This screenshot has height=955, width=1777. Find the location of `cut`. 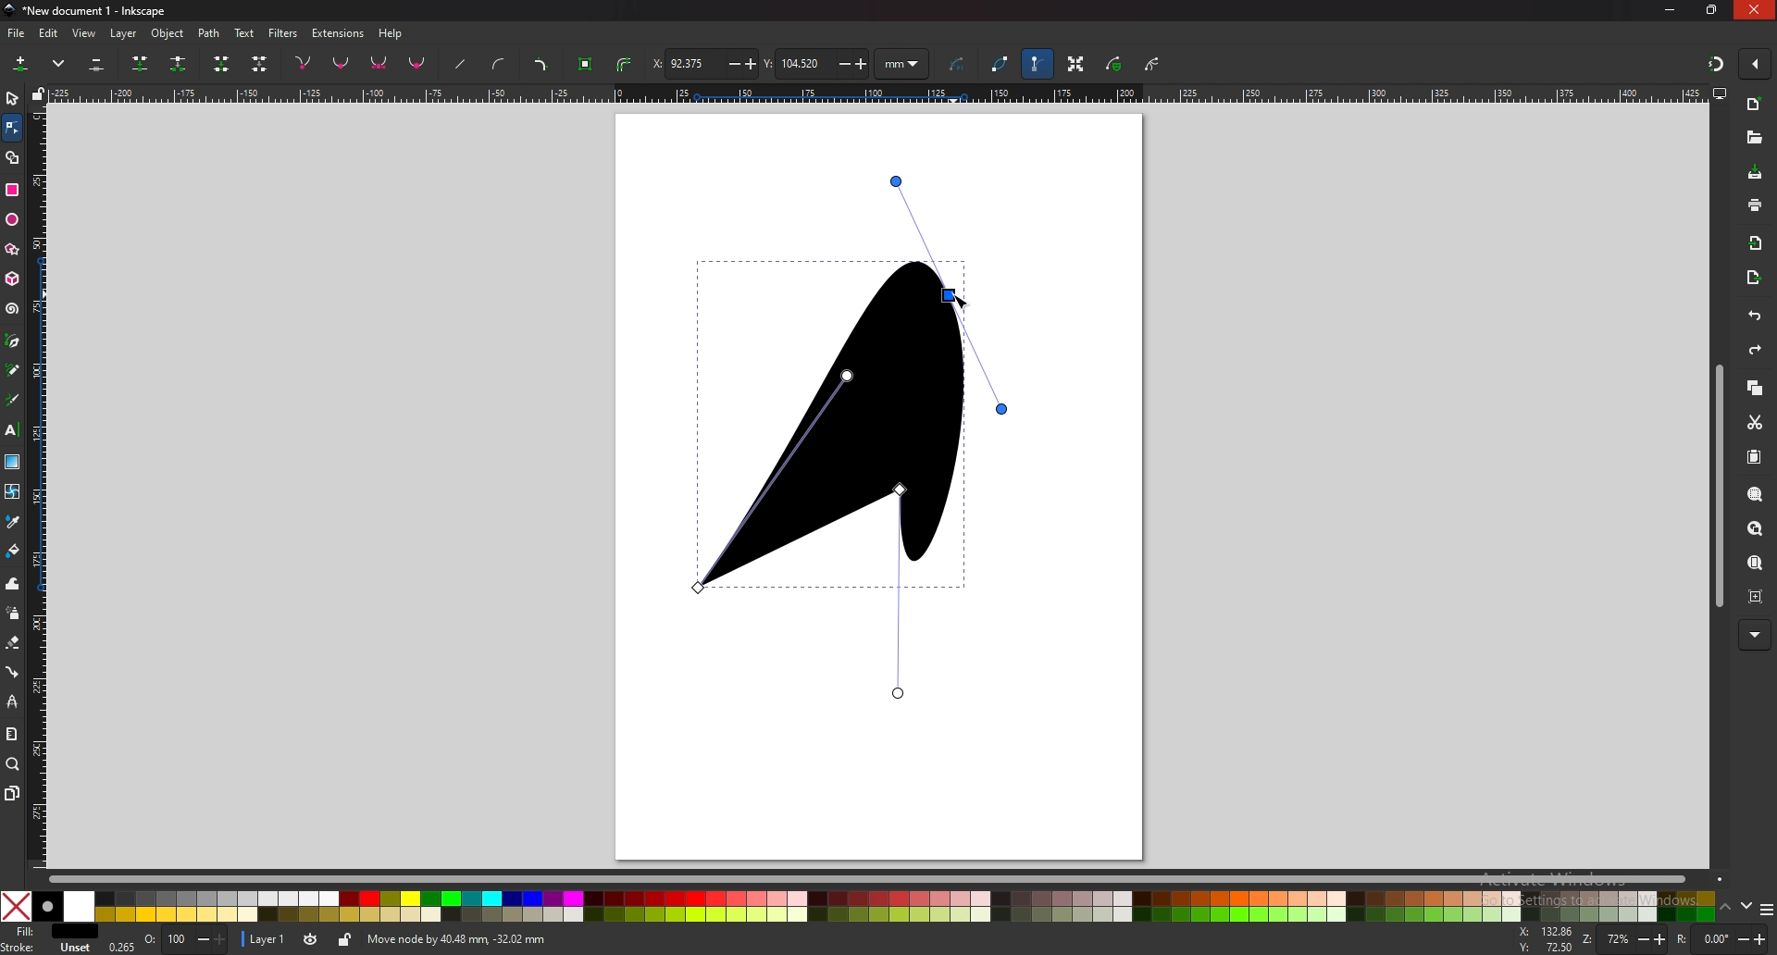

cut is located at coordinates (1755, 421).